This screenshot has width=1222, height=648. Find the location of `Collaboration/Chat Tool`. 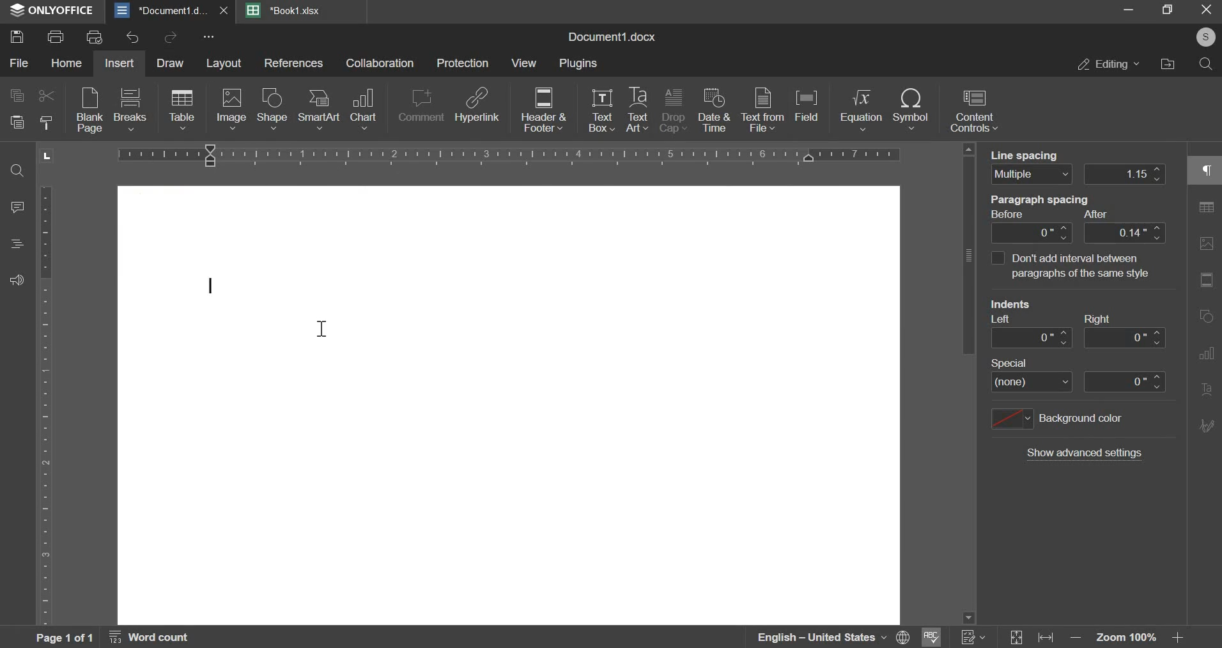

Collaboration/Chat Tool is located at coordinates (1207, 498).